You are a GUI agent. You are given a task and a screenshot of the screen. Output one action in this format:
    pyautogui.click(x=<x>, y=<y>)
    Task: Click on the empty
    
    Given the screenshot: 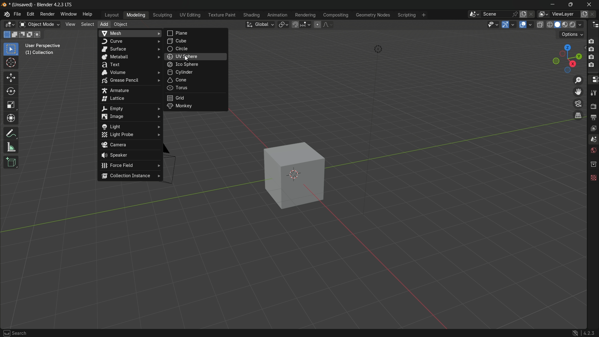 What is the action you would take?
    pyautogui.click(x=130, y=108)
    